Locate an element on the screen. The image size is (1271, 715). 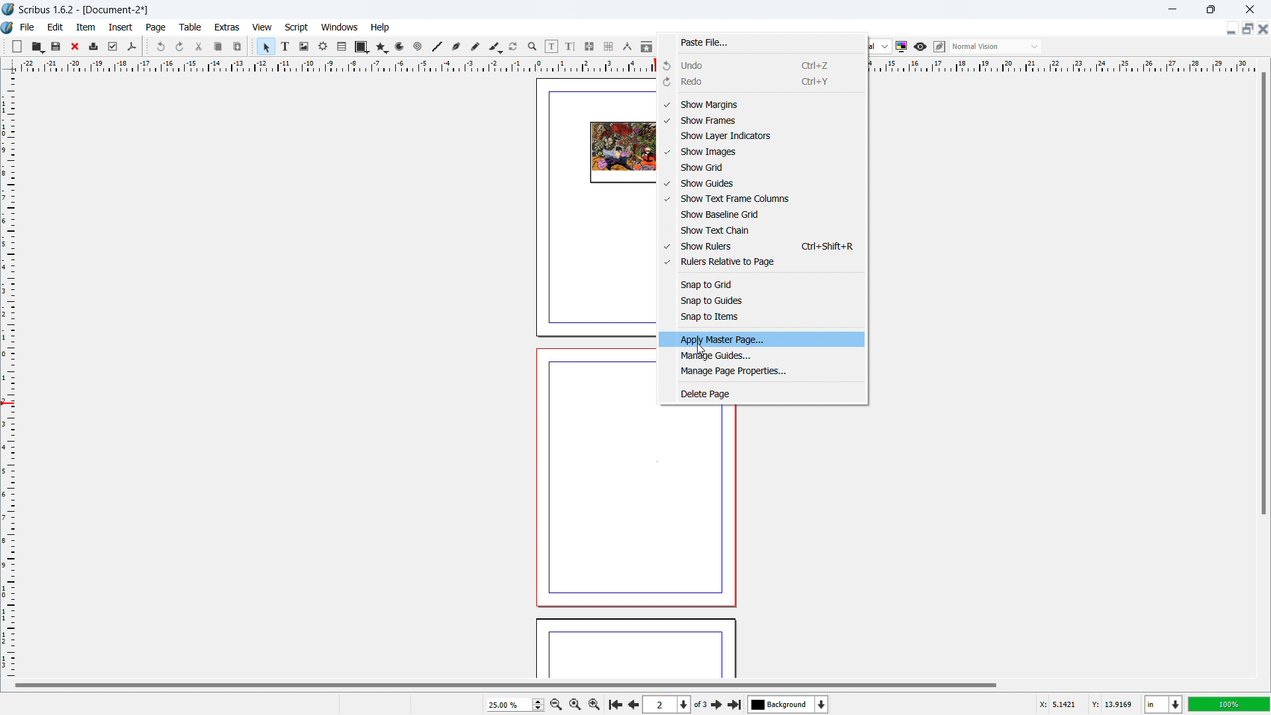
render frame is located at coordinates (323, 46).